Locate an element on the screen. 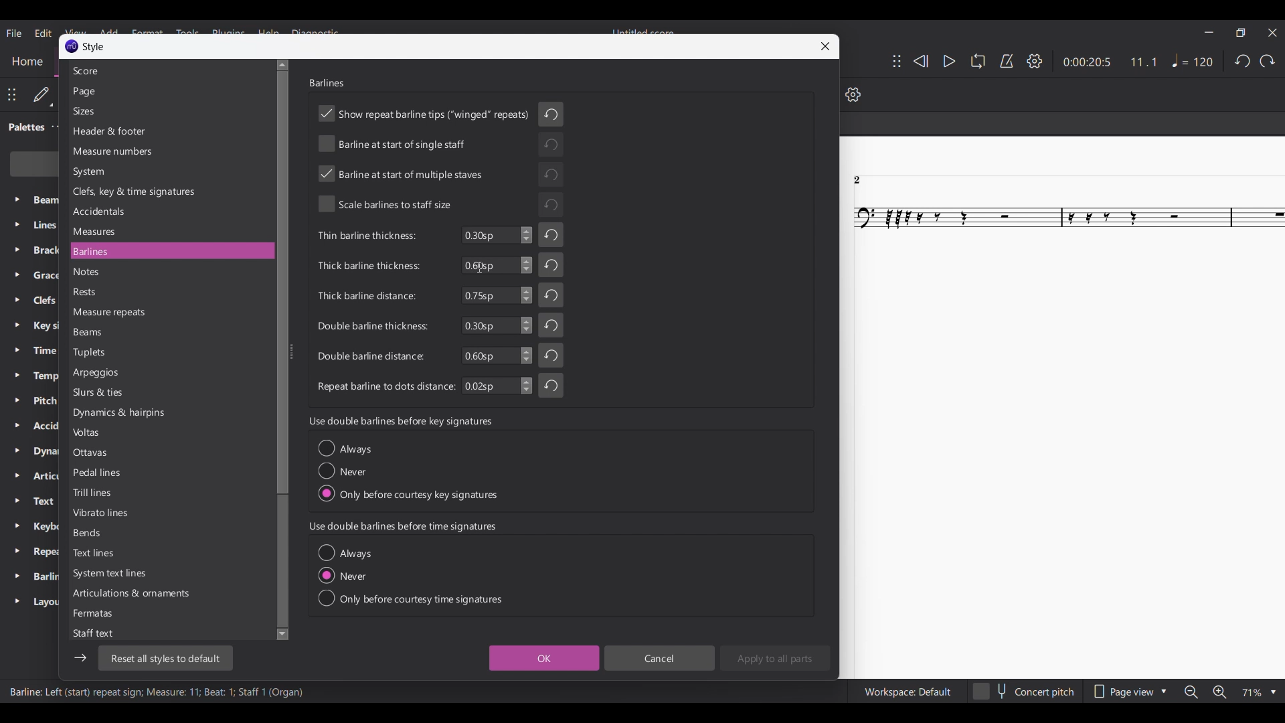 The image size is (1285, 723). Palette settings is located at coordinates (58, 127).